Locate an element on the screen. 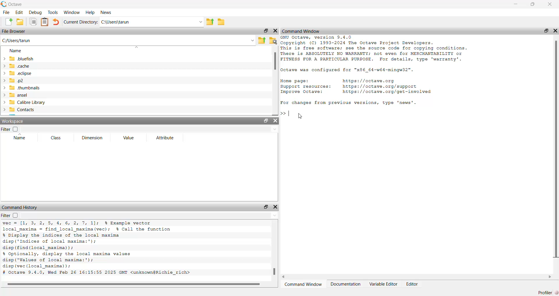 This screenshot has height=296, width=559. Edit is located at coordinates (19, 12).